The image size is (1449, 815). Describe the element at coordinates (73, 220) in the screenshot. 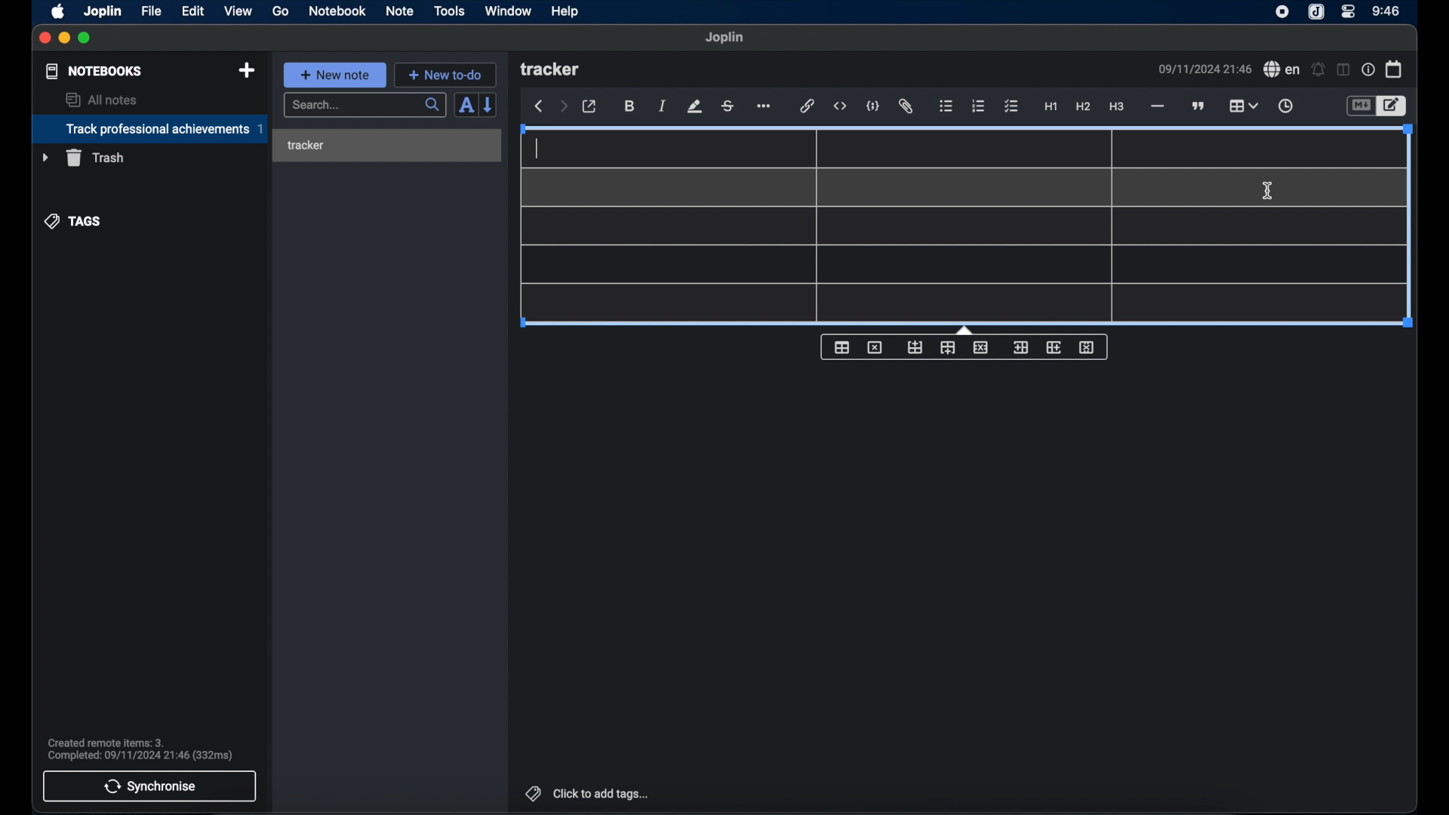

I see `tags` at that location.